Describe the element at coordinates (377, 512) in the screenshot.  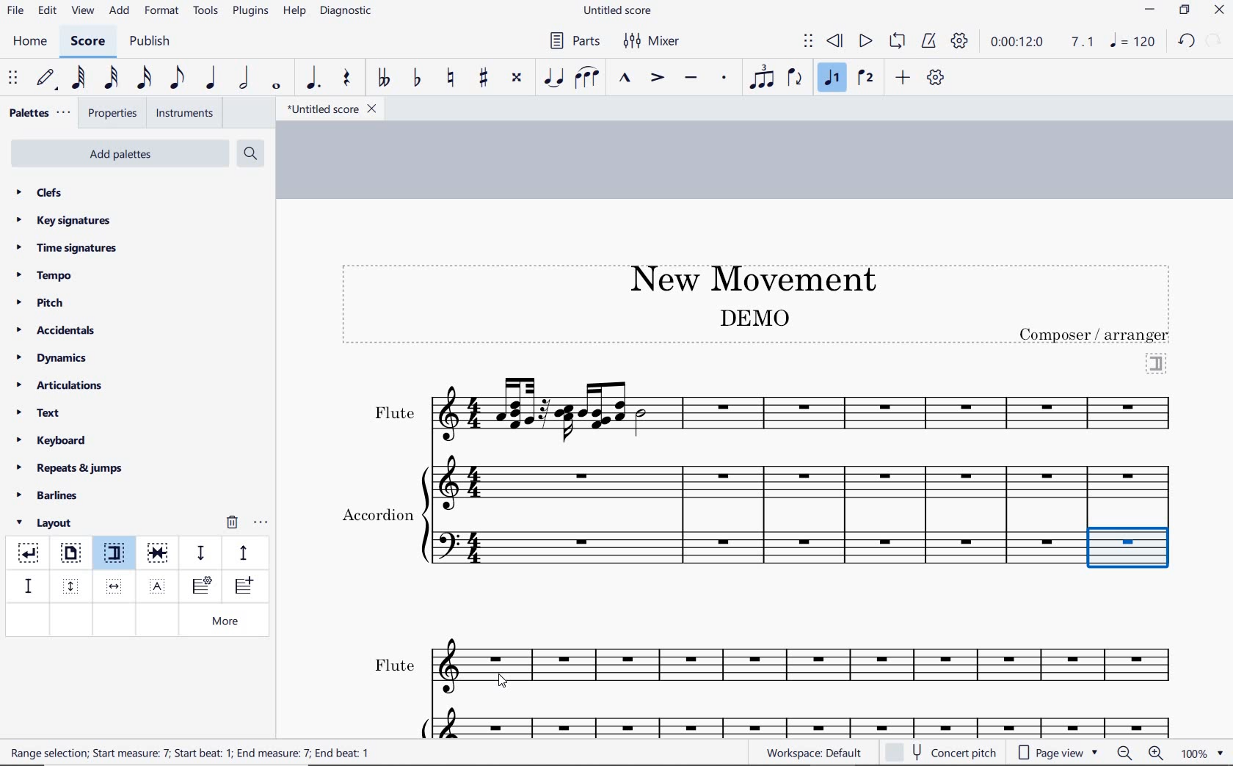
I see `text` at that location.